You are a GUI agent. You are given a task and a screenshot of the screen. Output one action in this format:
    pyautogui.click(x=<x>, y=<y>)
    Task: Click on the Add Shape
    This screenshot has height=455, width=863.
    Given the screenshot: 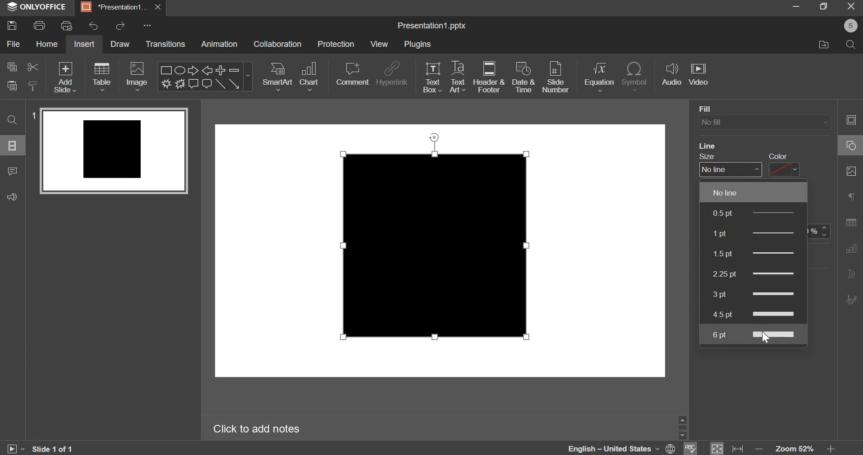 What is the action you would take?
    pyautogui.click(x=221, y=70)
    